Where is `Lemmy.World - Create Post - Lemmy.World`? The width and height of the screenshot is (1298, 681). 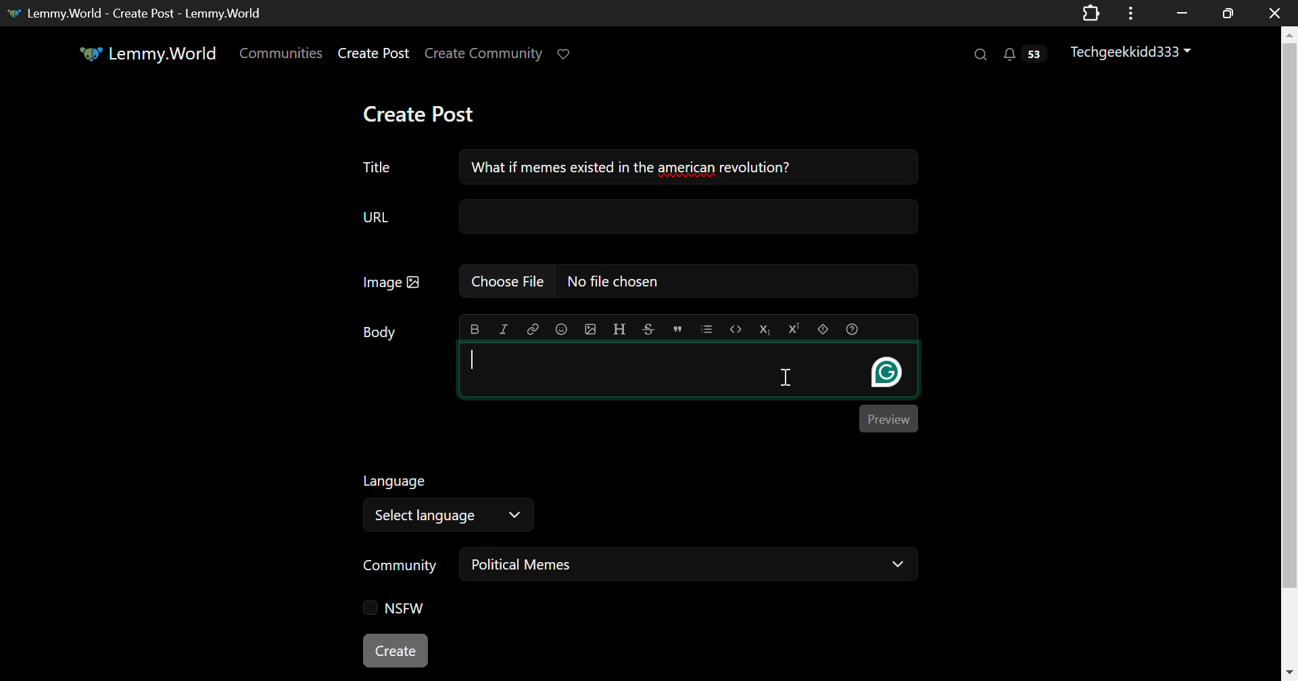
Lemmy.World - Create Post - Lemmy.World is located at coordinates (145, 13).